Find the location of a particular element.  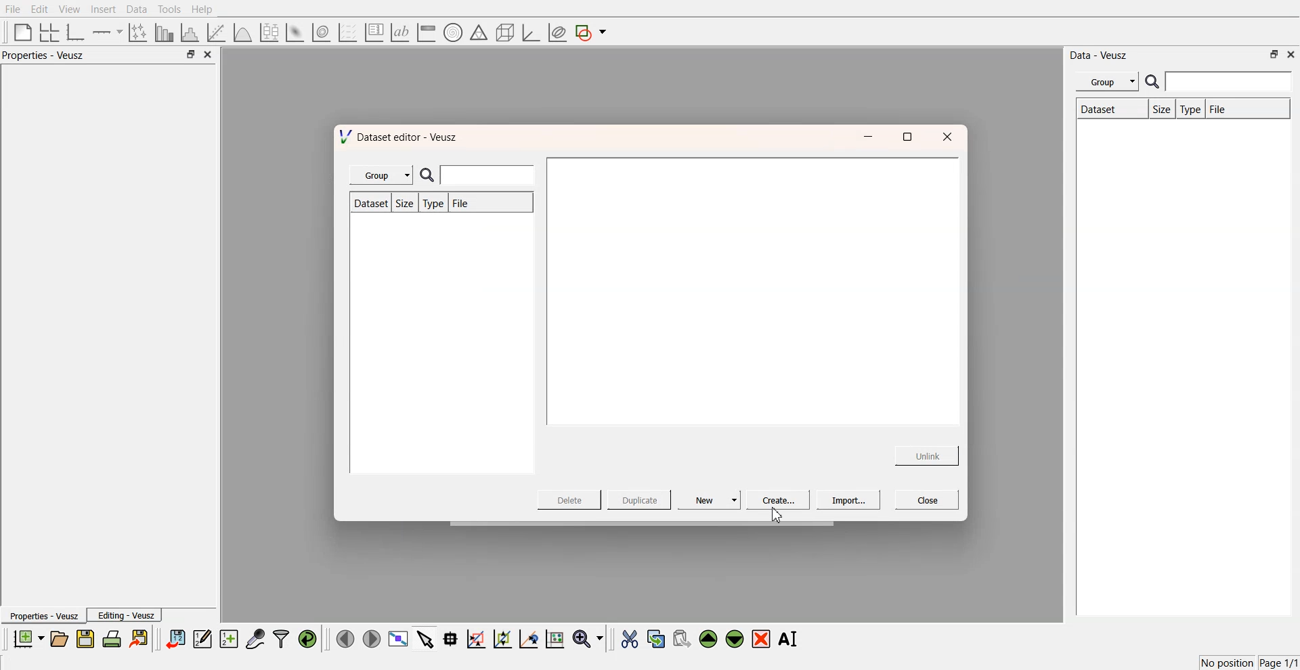

File is located at coordinates (1230, 109).